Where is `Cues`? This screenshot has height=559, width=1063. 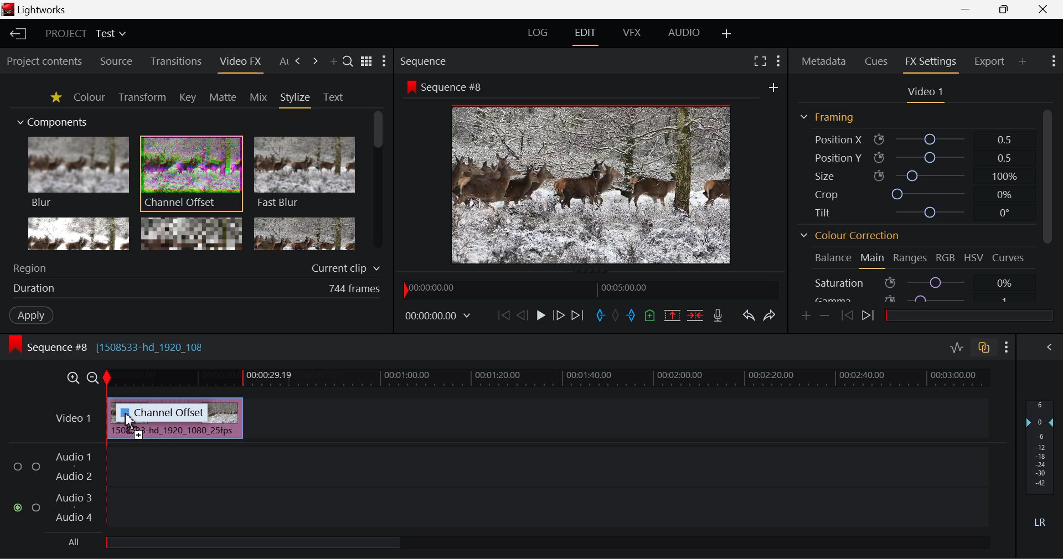 Cues is located at coordinates (876, 61).